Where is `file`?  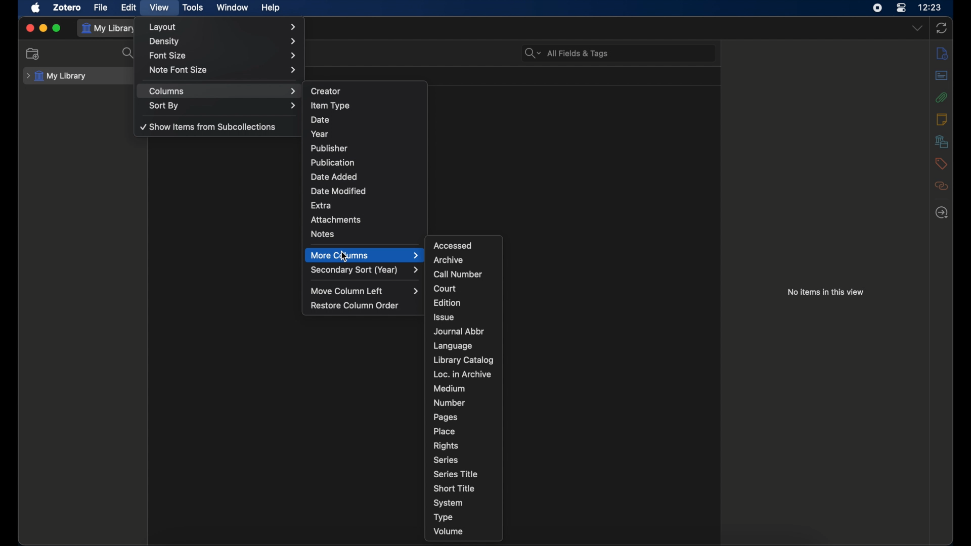 file is located at coordinates (101, 8).